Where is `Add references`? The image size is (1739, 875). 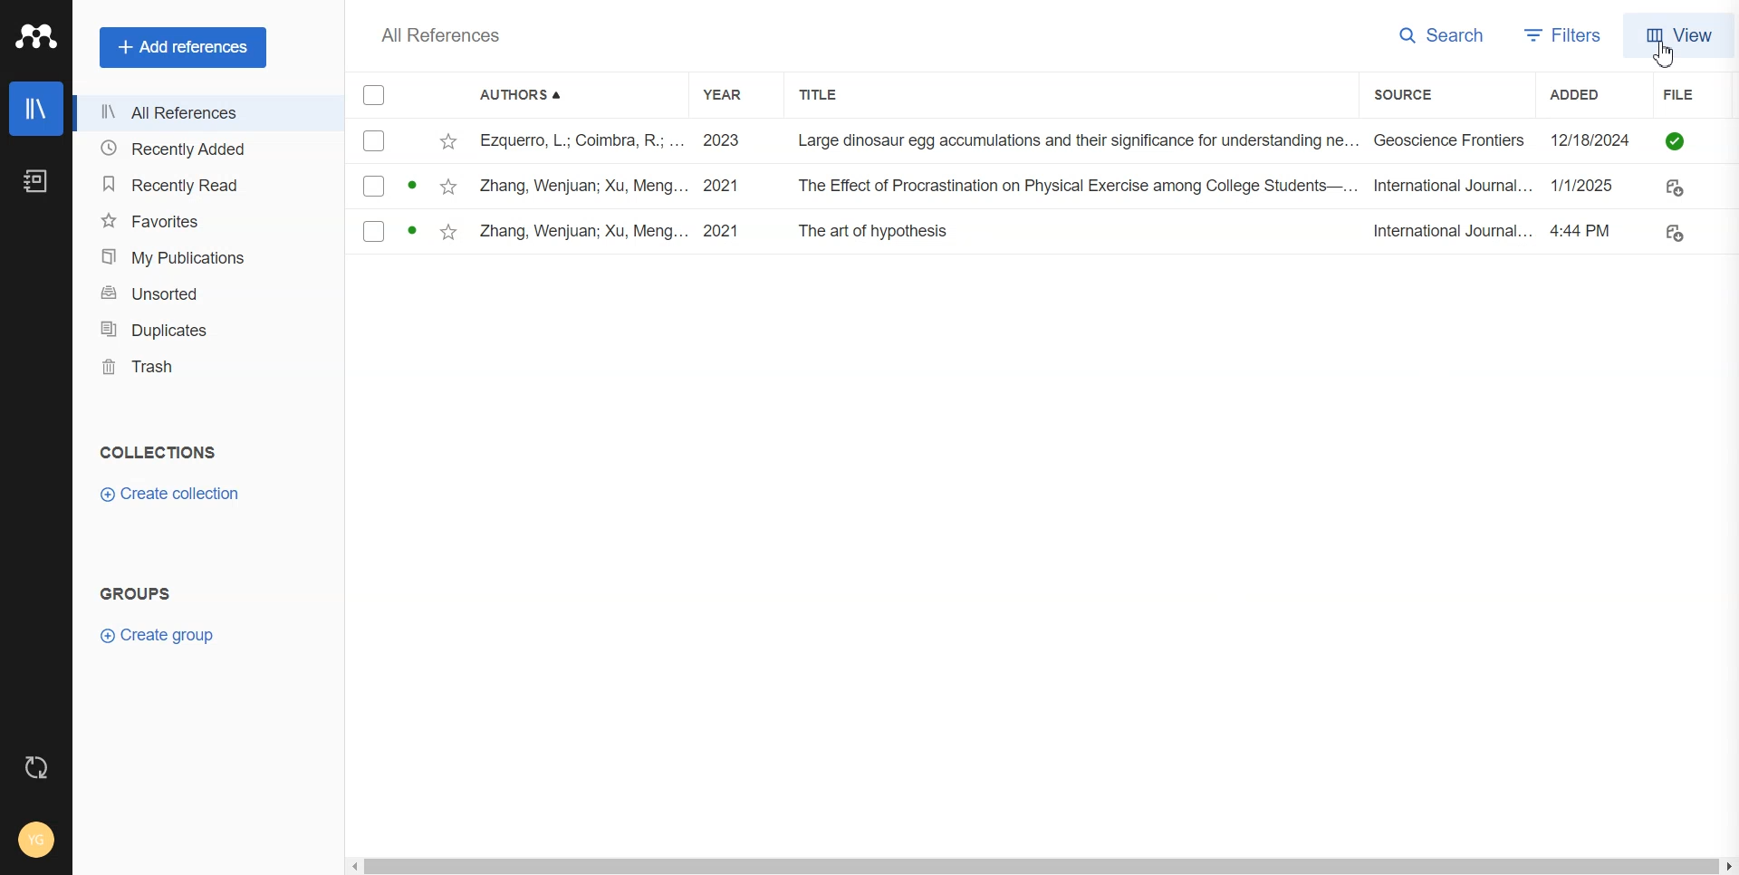
Add references is located at coordinates (184, 47).